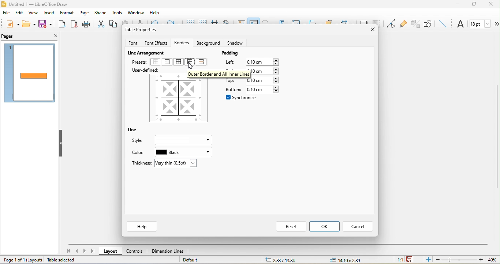  What do you see at coordinates (396, 260) in the screenshot?
I see `1:1` at bounding box center [396, 260].